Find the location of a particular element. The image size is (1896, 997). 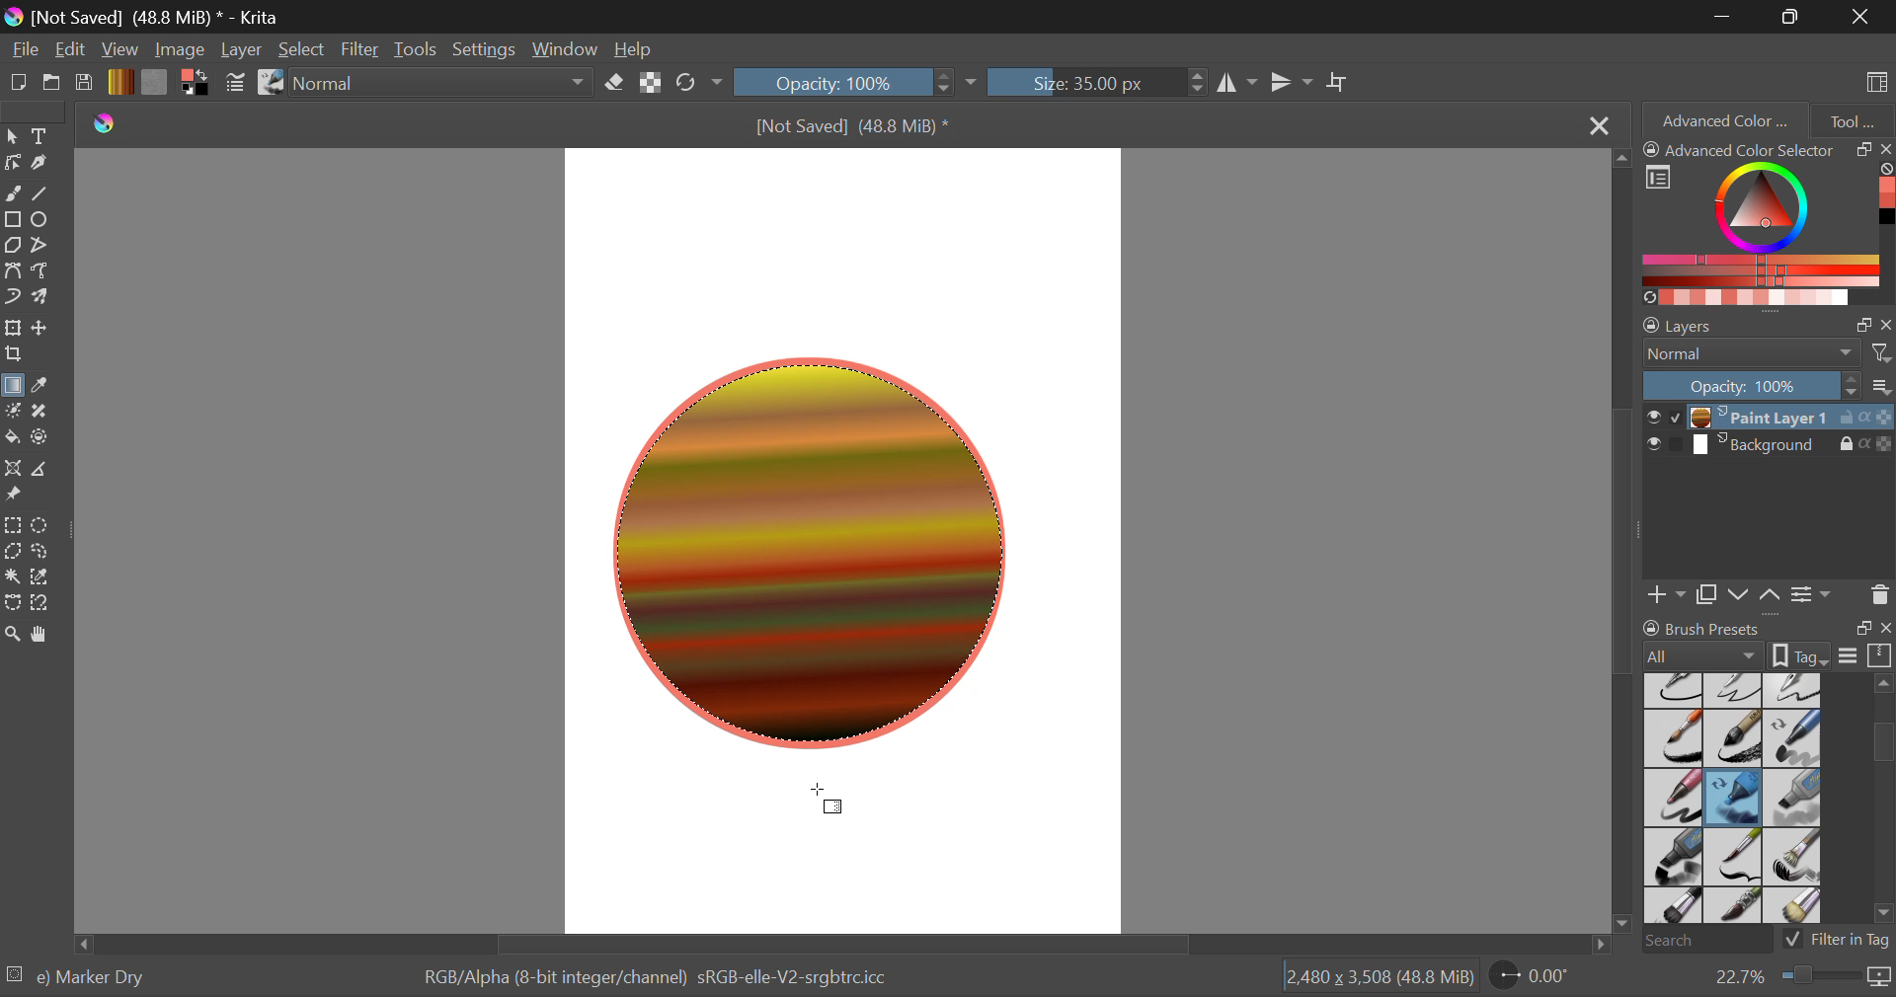

Tool is located at coordinates (1853, 118).